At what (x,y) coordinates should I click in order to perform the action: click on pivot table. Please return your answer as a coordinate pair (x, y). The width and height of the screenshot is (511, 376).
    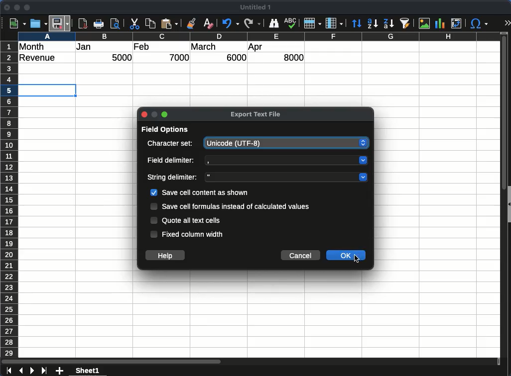
    Looking at the image, I should click on (456, 24).